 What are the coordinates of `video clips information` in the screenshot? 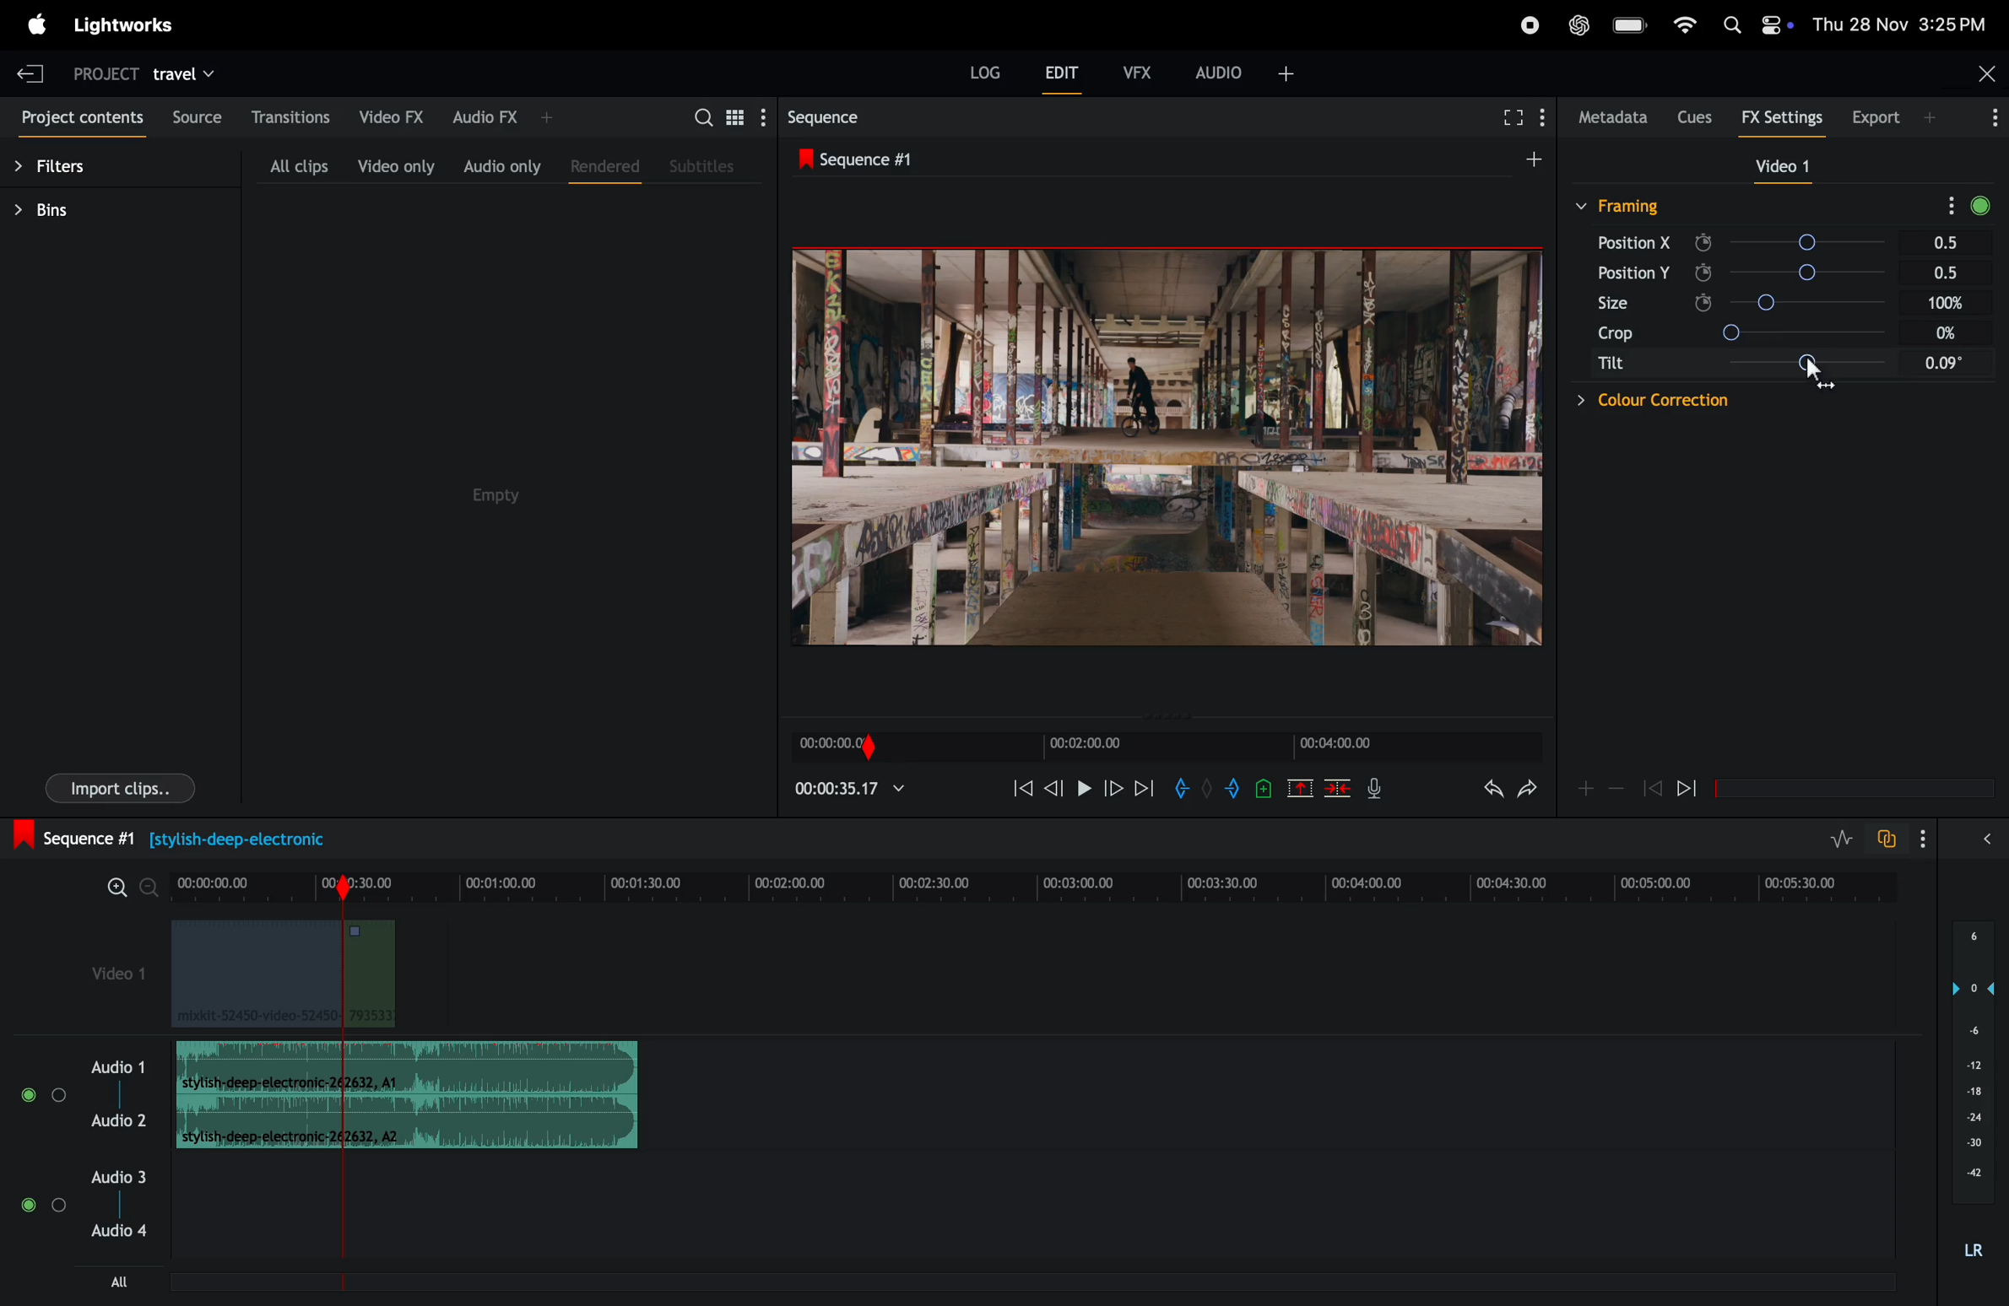 It's located at (288, 978).